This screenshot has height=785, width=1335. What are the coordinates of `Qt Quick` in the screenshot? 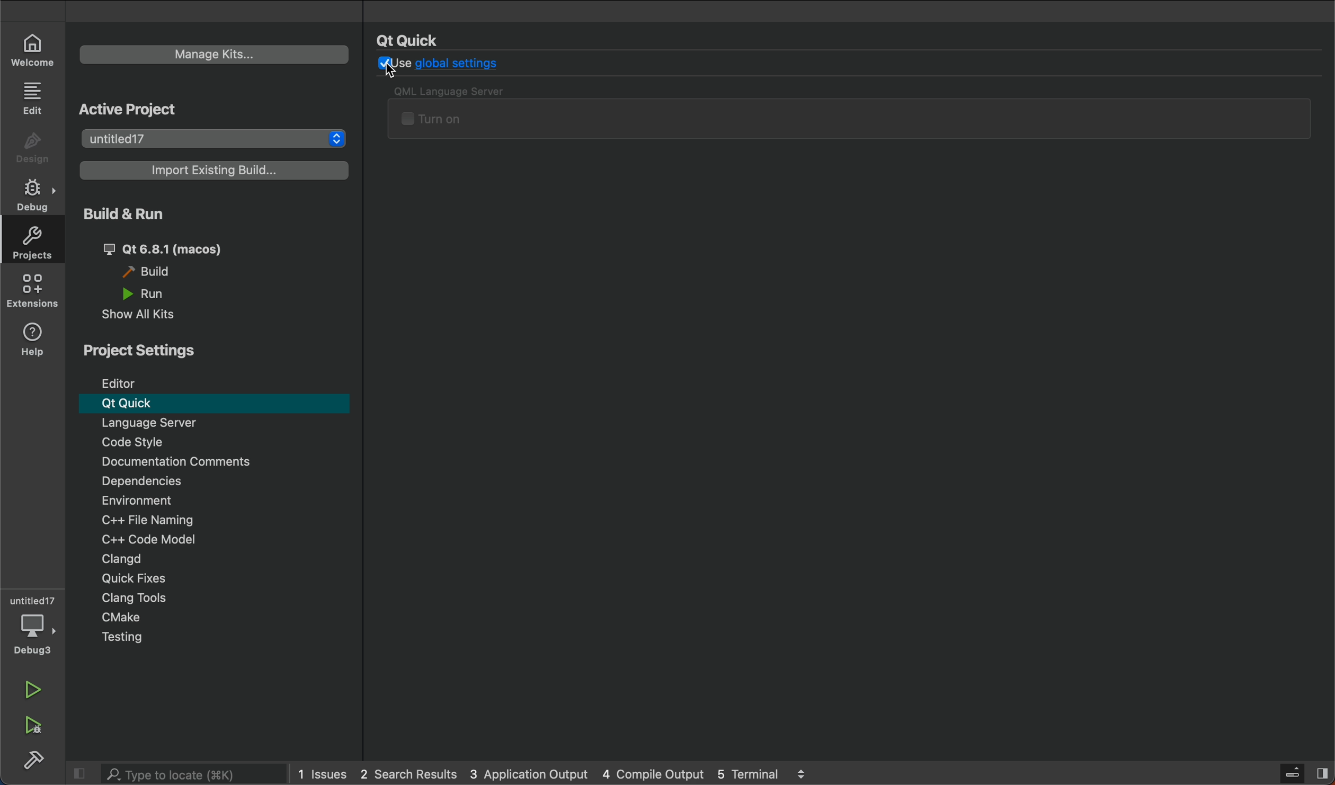 It's located at (215, 404).